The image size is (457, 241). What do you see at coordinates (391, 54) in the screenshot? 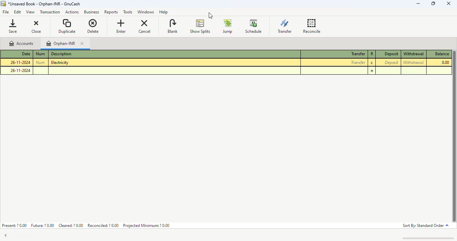
I see `deposit` at bounding box center [391, 54].